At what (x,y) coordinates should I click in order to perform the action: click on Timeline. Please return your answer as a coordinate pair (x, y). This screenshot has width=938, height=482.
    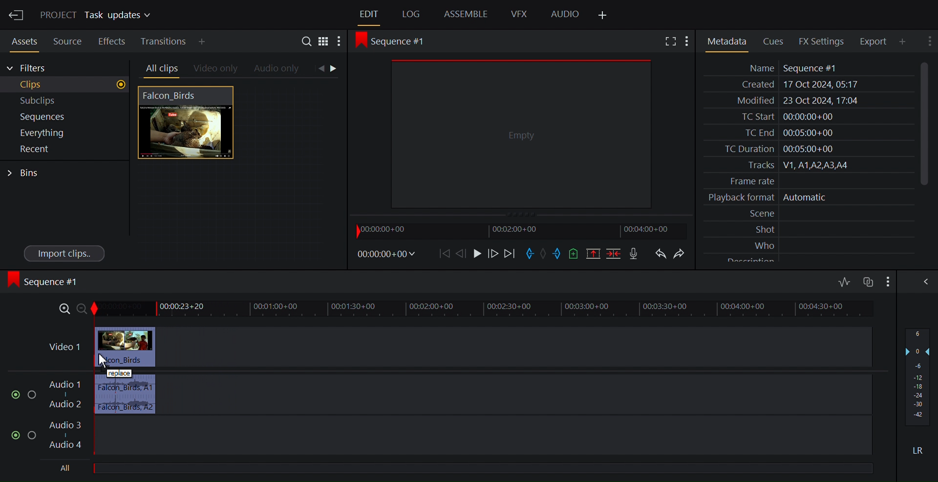
    Looking at the image, I should click on (524, 231).